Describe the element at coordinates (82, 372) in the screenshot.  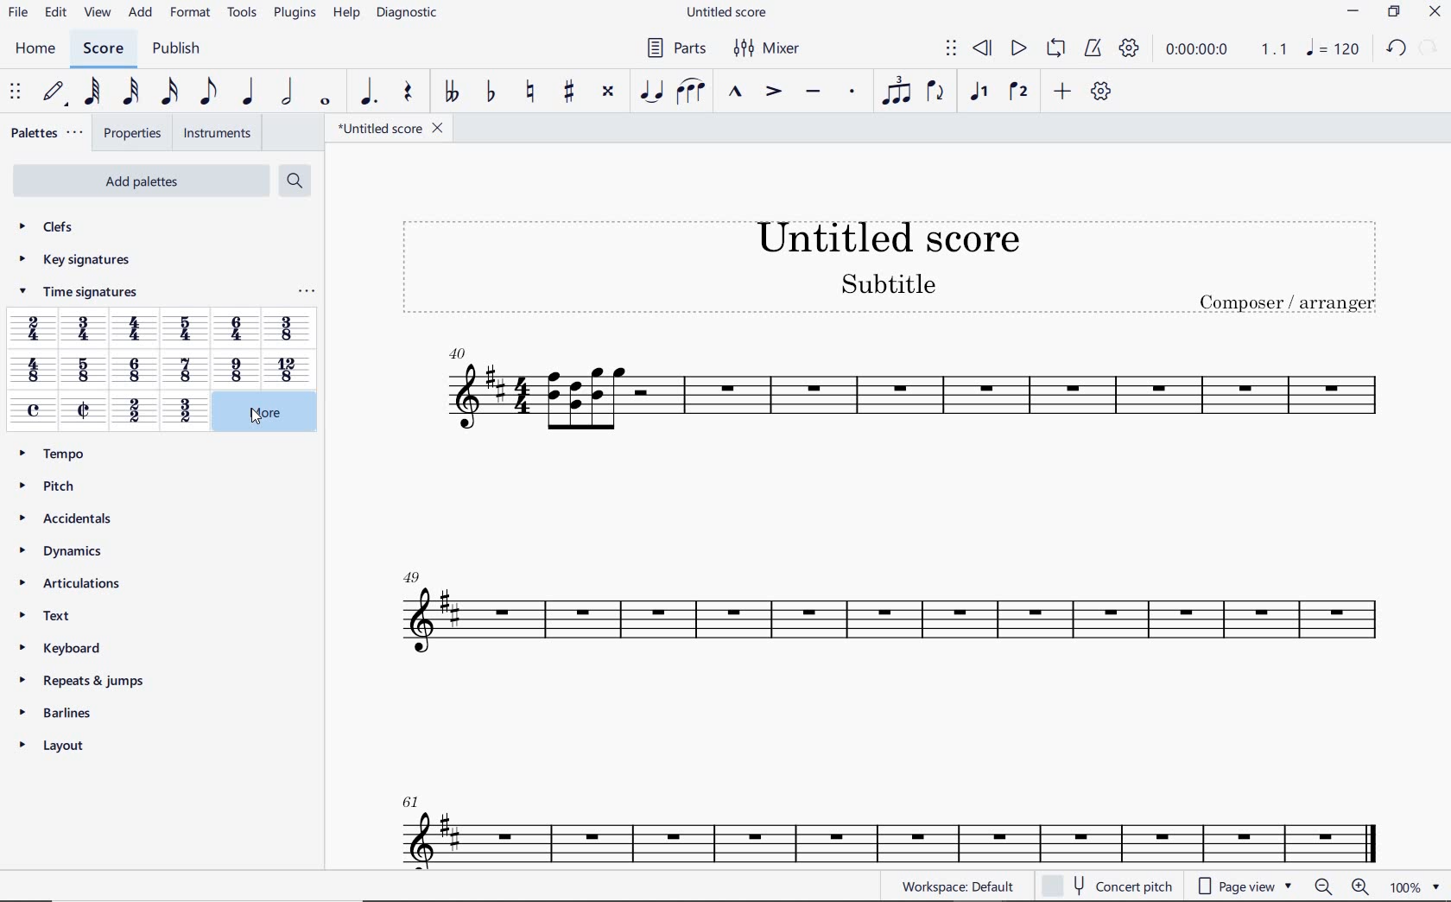
I see `5/8` at that location.